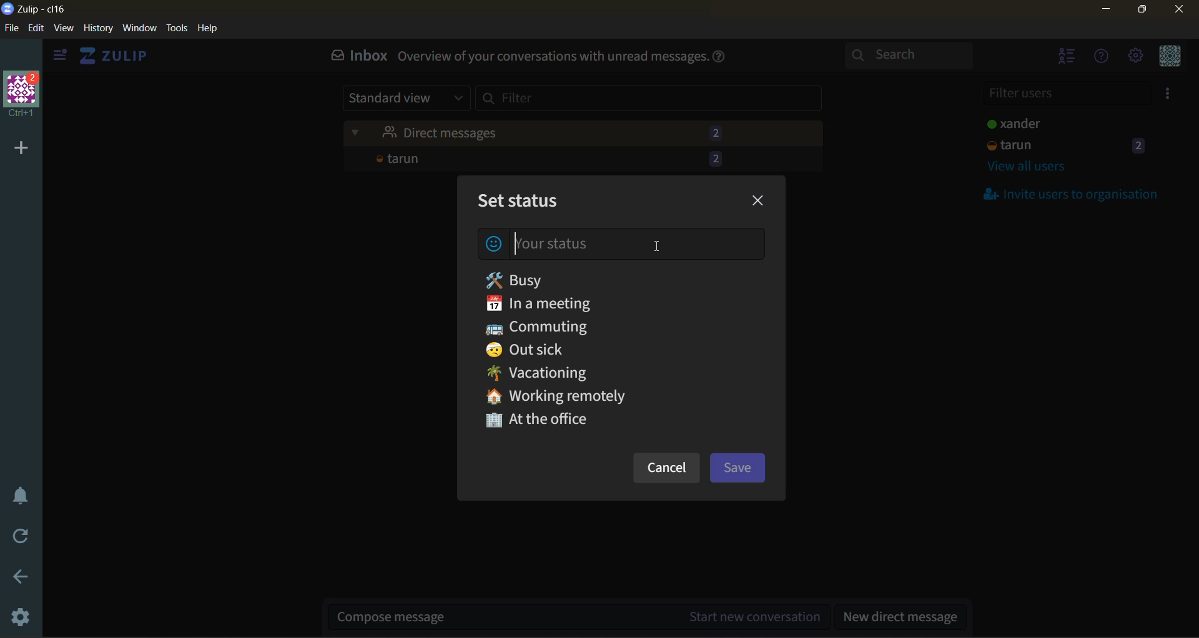  What do you see at coordinates (1104, 59) in the screenshot?
I see `help menu` at bounding box center [1104, 59].